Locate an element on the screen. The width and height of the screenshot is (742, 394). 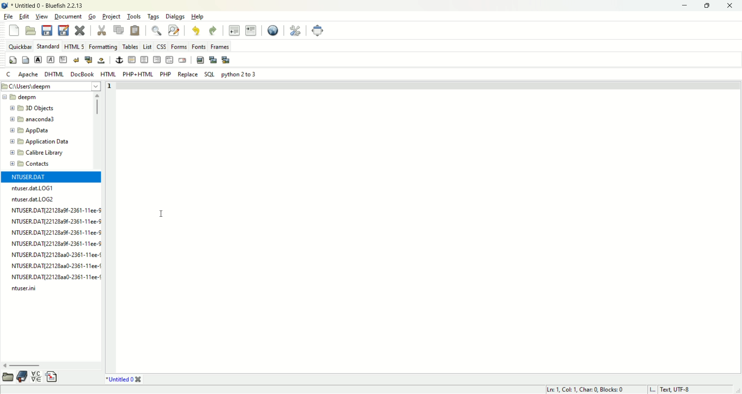
ntuser.dat.LOG1 is located at coordinates (33, 189).